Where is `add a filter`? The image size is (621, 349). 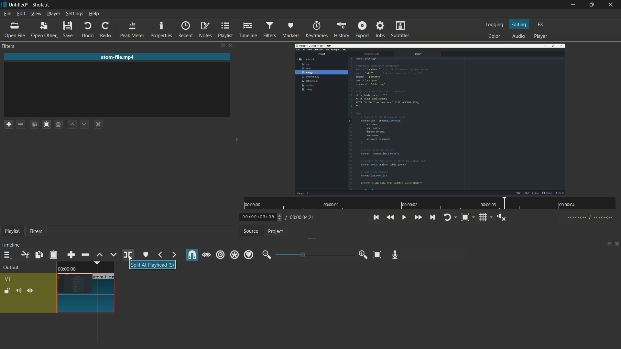
add a filter is located at coordinates (9, 125).